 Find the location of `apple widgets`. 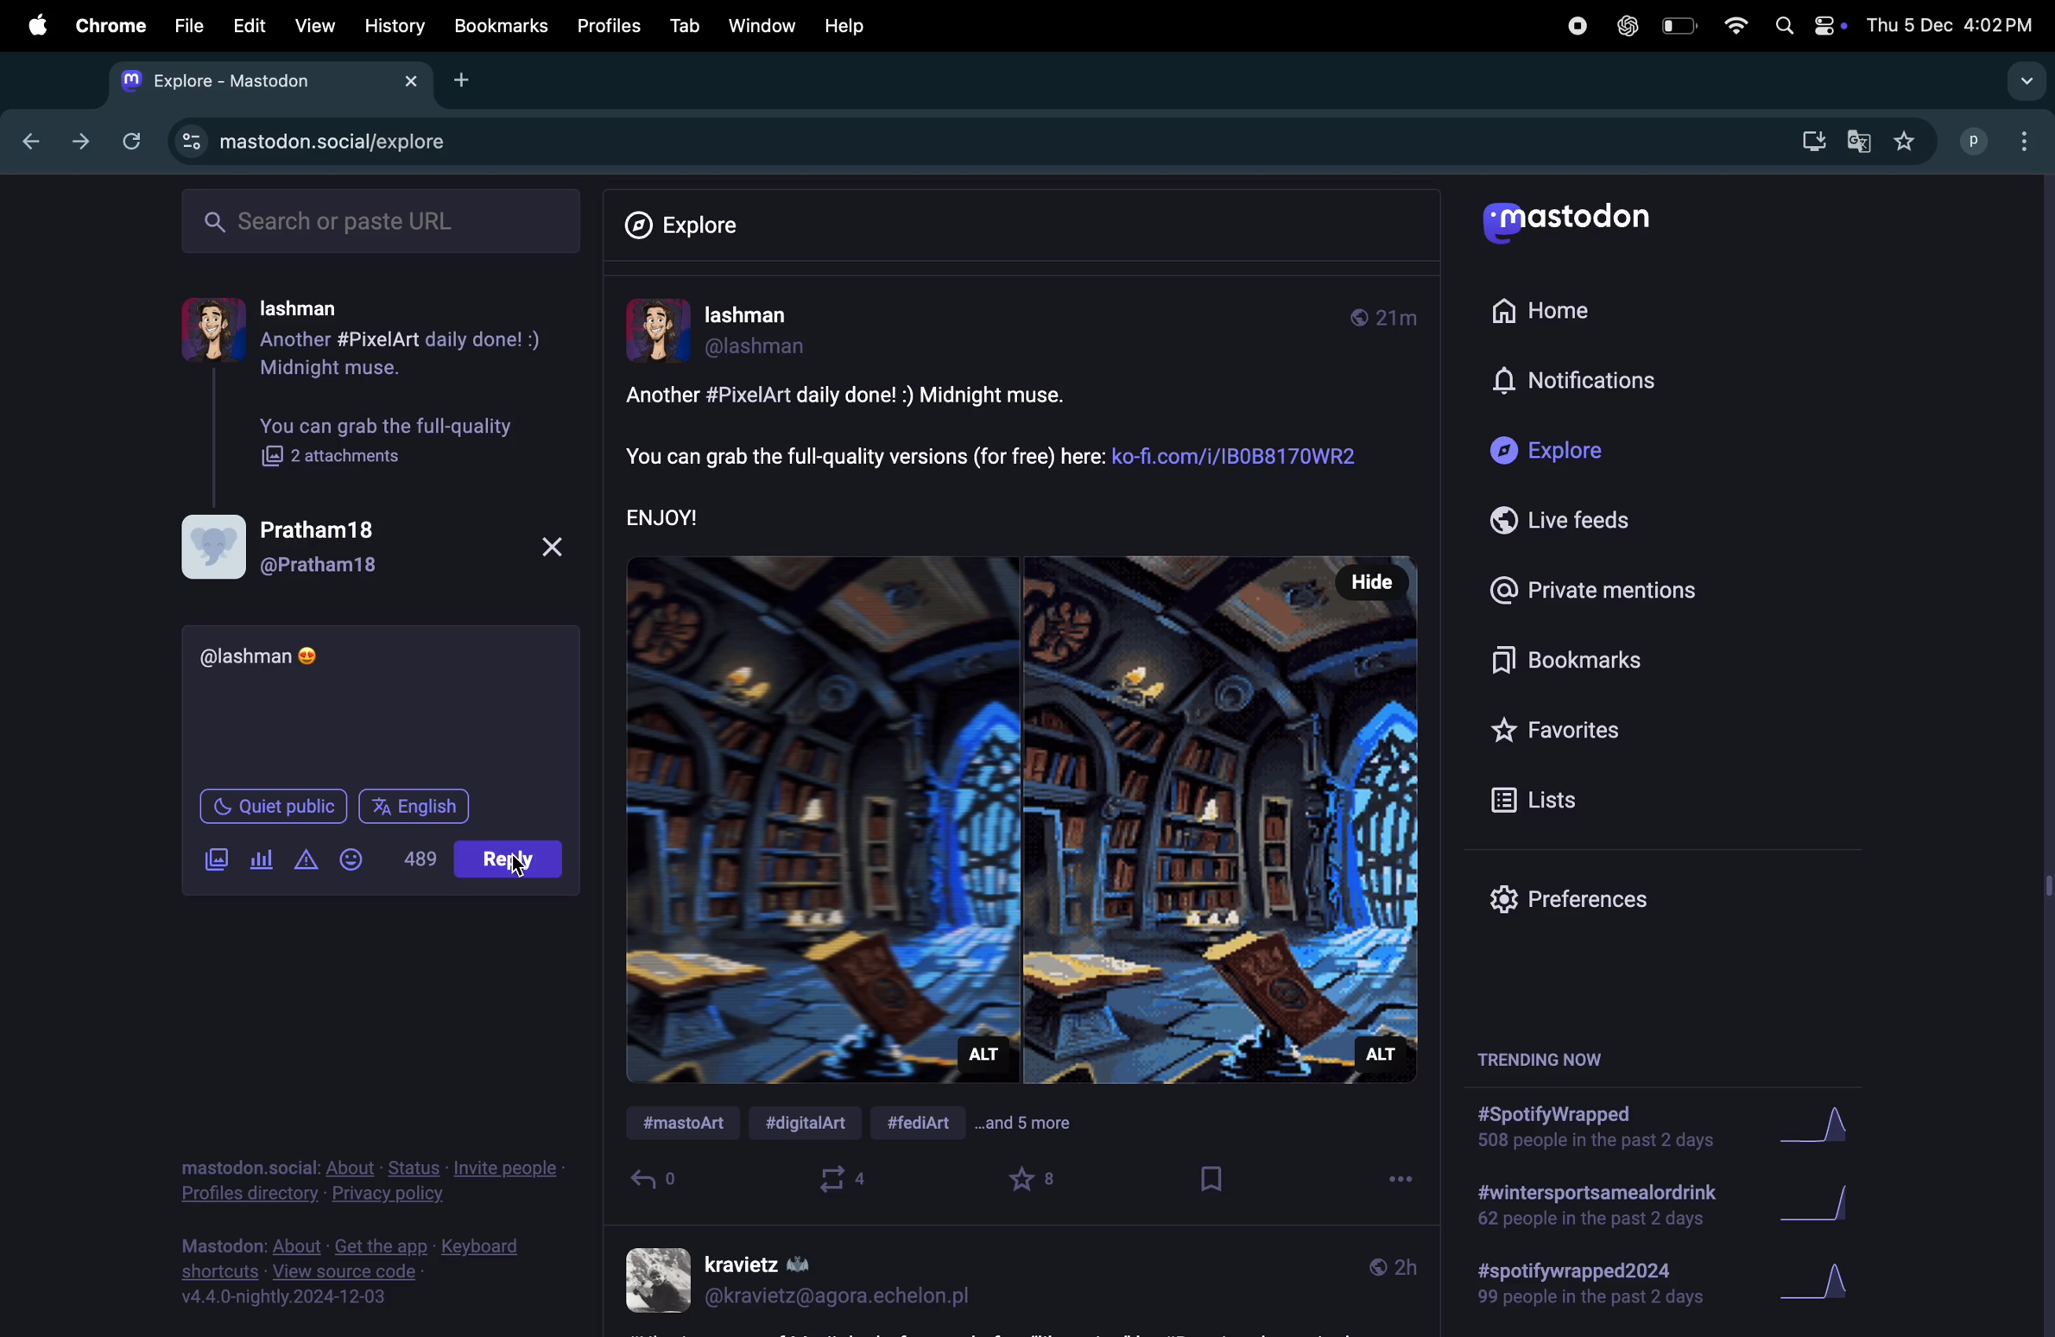

apple widgets is located at coordinates (1807, 25).